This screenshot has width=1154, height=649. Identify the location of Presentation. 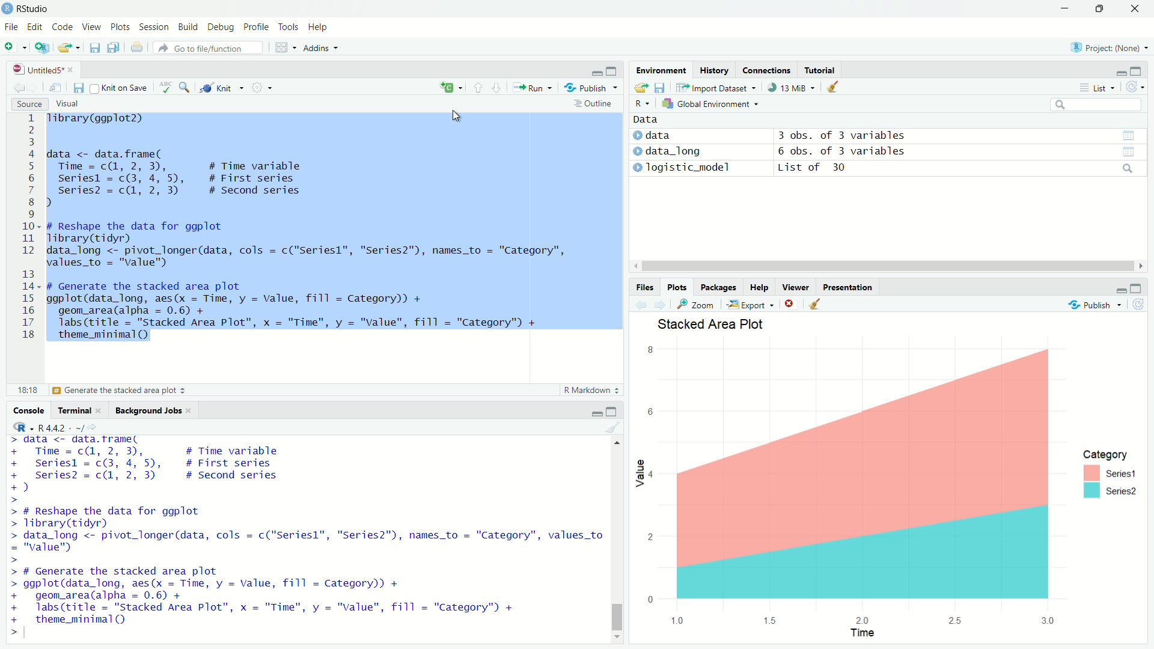
(850, 287).